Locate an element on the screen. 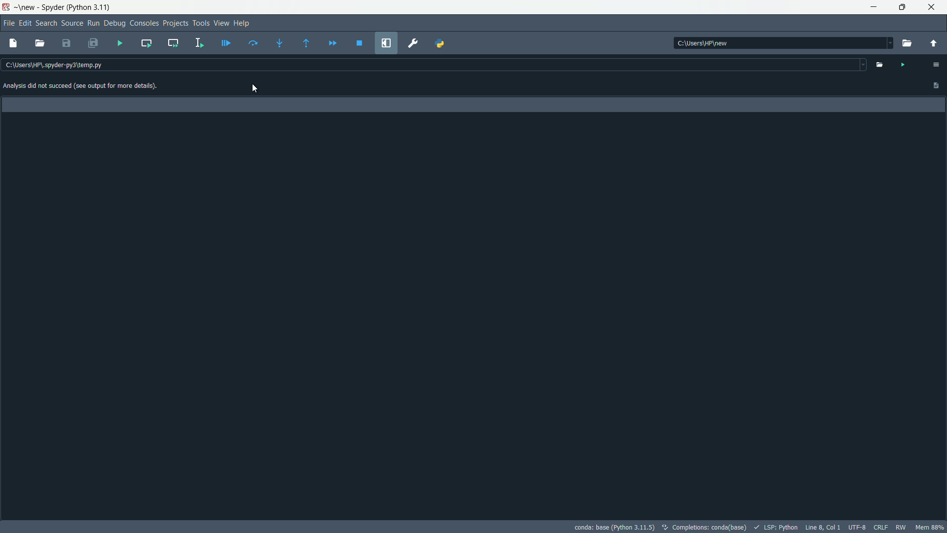 This screenshot has height=533, width=947. maximize is located at coordinates (903, 7).